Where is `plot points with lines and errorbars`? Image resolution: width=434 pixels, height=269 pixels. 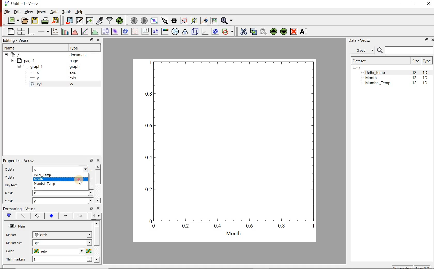
plot points with lines and errorbars is located at coordinates (54, 32).